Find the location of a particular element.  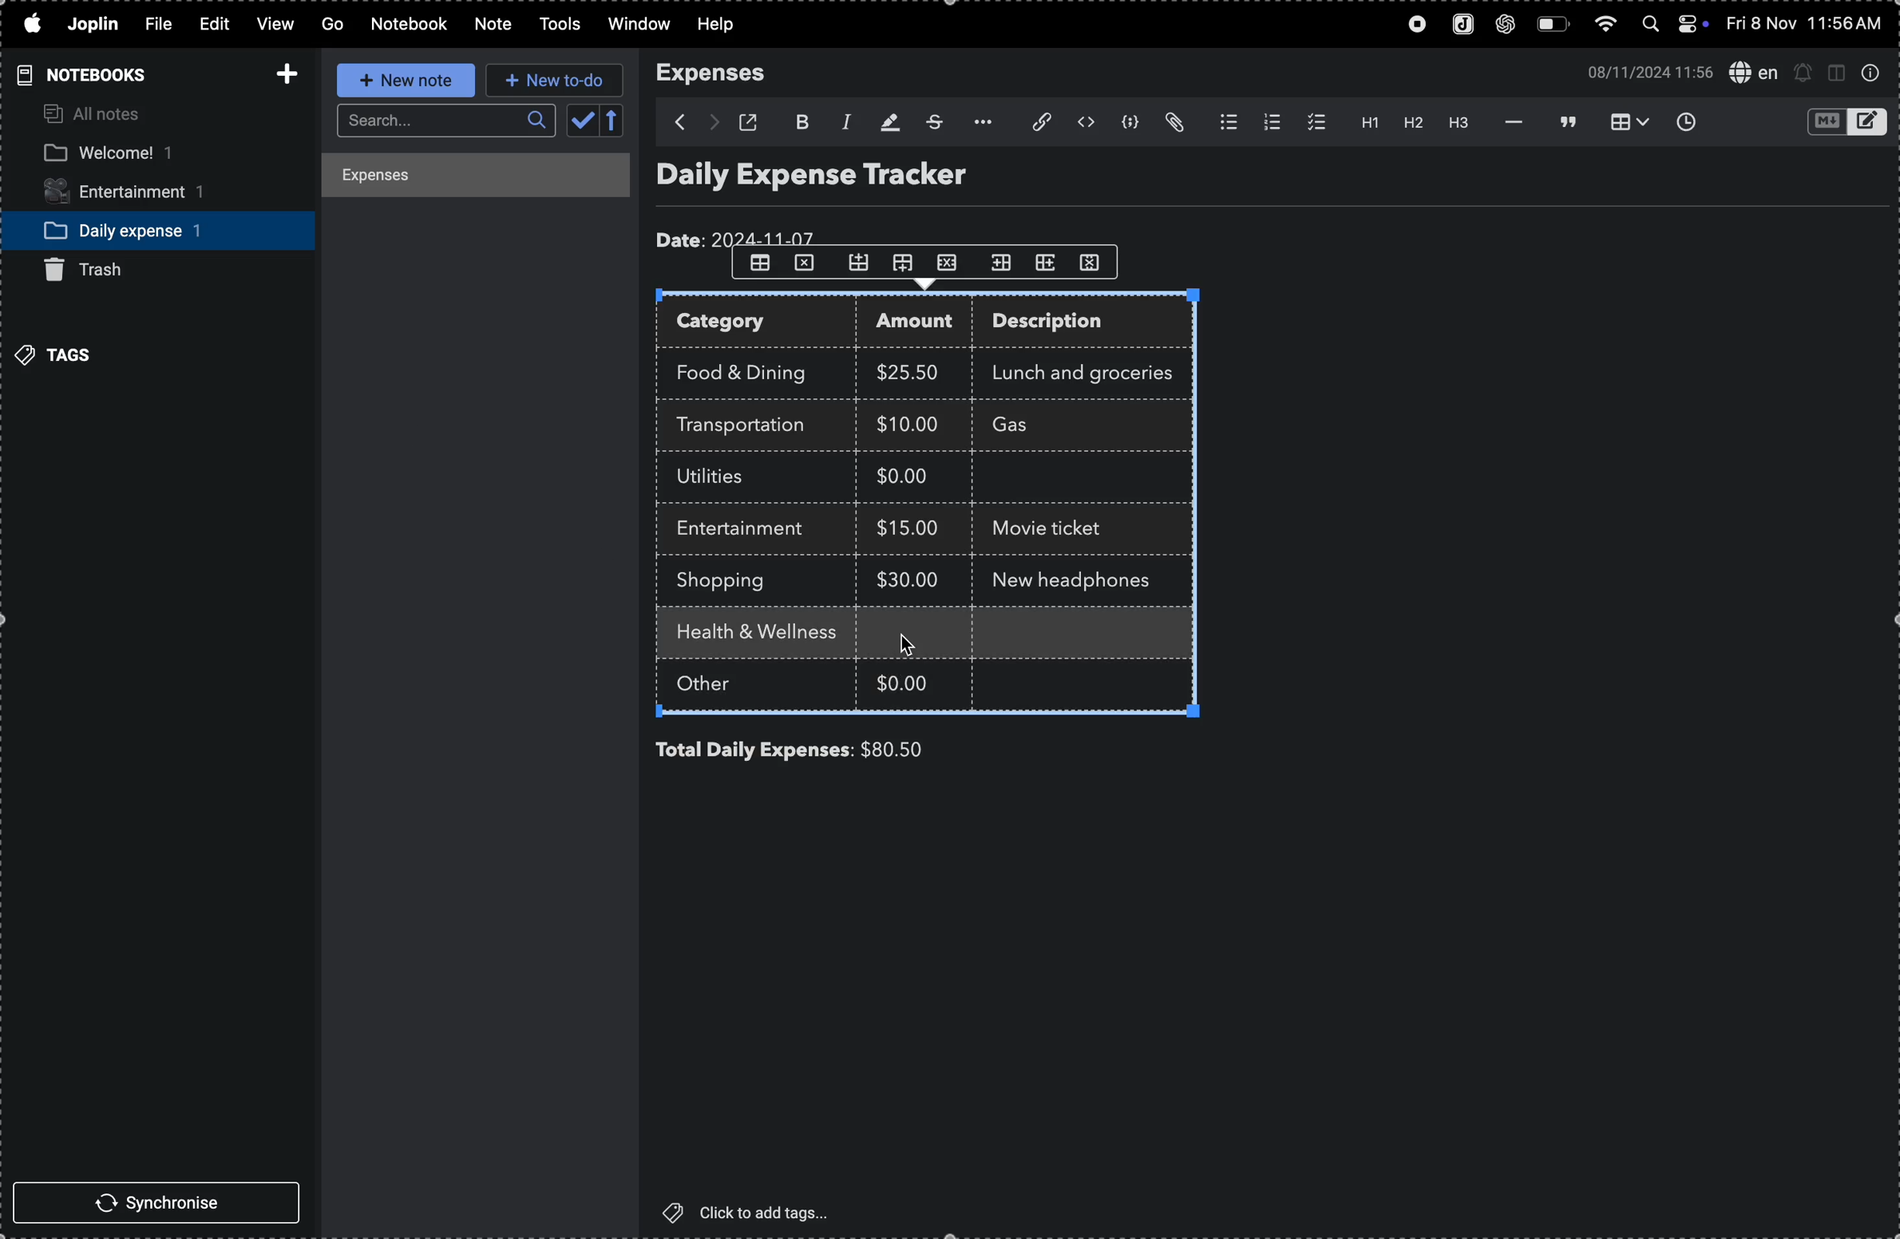

expenses is located at coordinates (461, 178).